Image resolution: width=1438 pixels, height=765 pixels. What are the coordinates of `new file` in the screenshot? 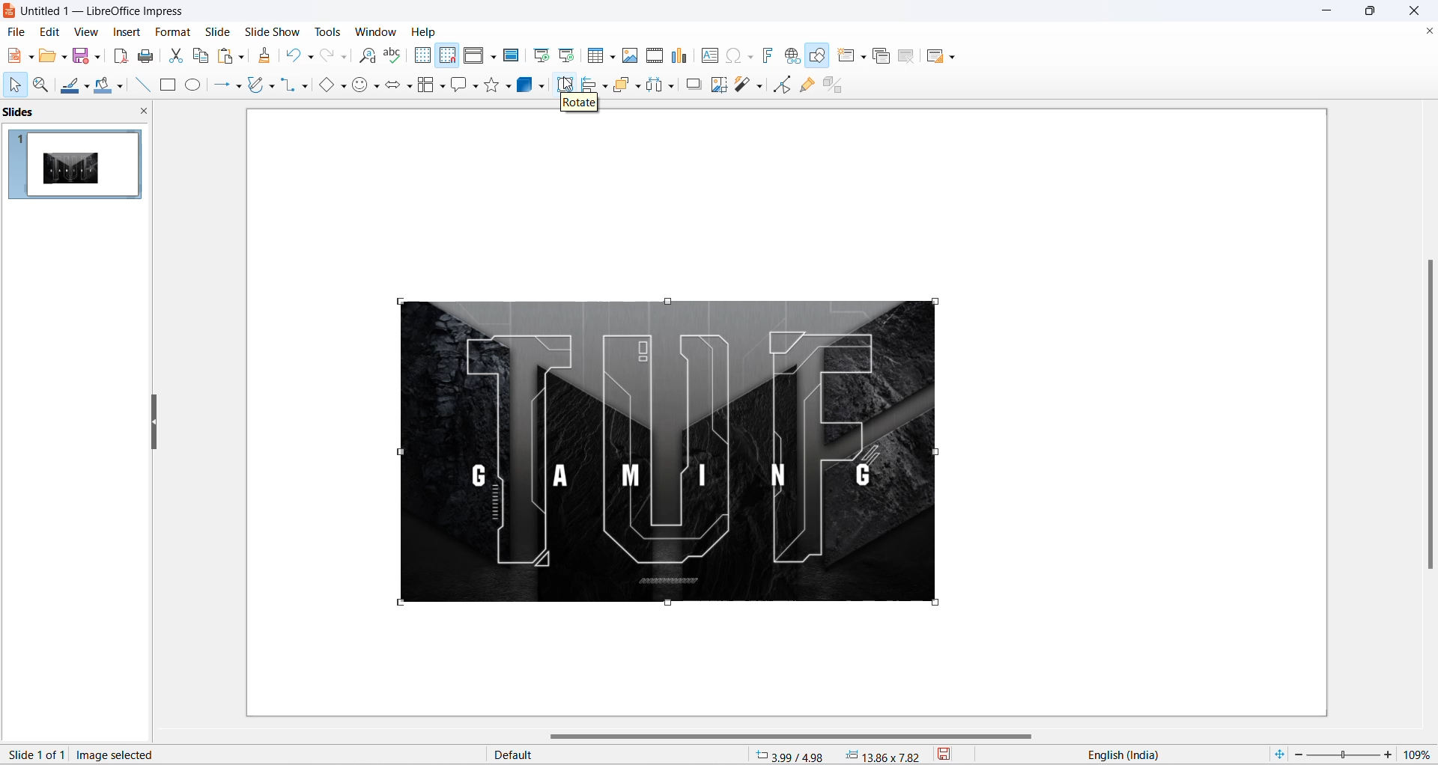 It's located at (14, 56).